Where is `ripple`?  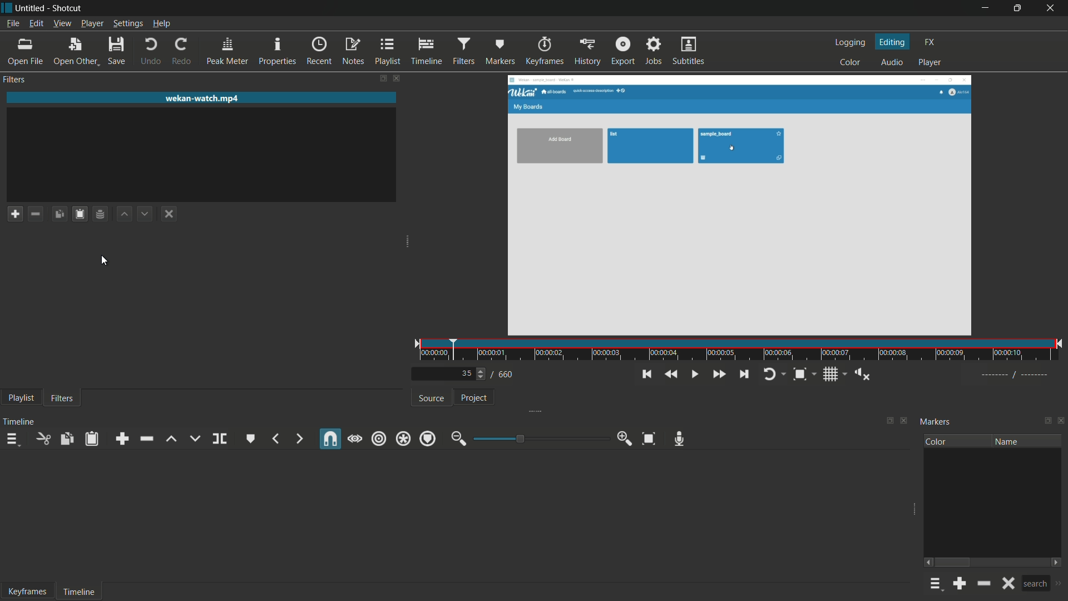 ripple is located at coordinates (379, 439).